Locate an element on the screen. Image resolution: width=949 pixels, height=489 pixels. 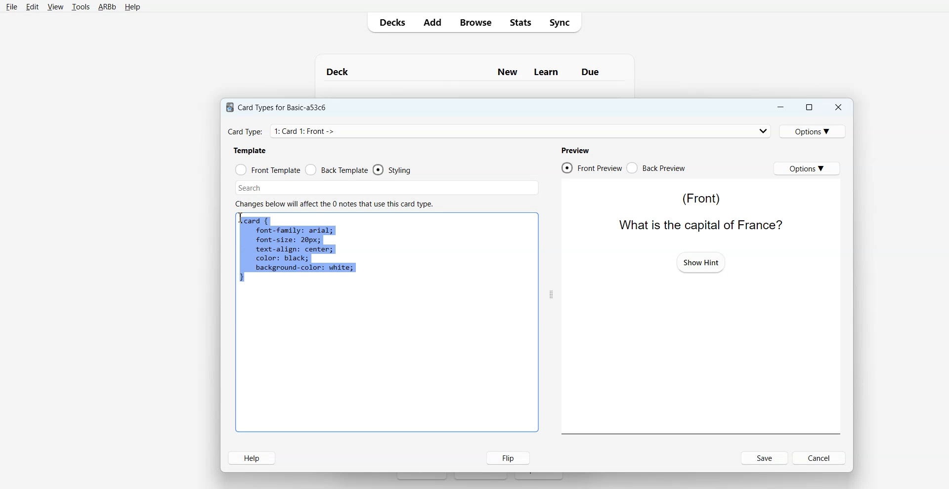
Edit is located at coordinates (33, 7).